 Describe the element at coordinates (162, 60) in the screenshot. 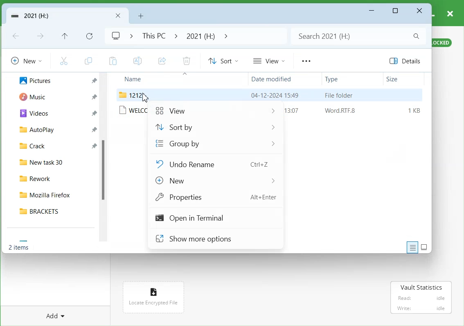

I see `Share` at that location.